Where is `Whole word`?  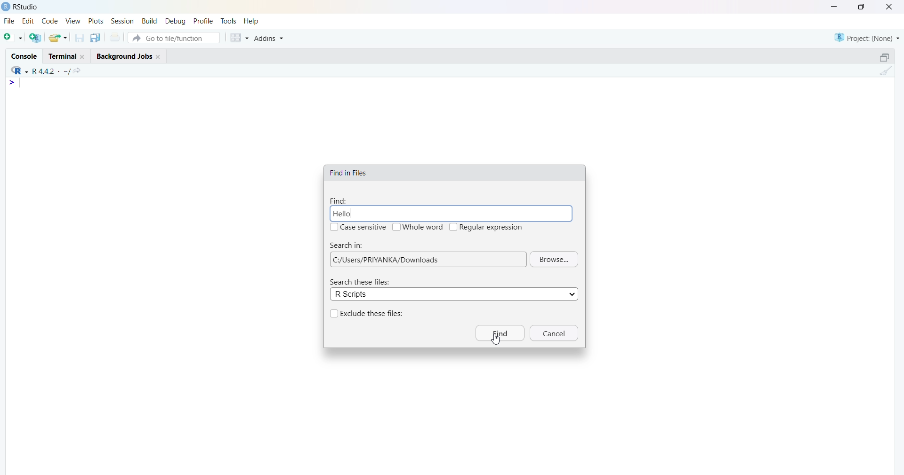
Whole word is located at coordinates (424, 227).